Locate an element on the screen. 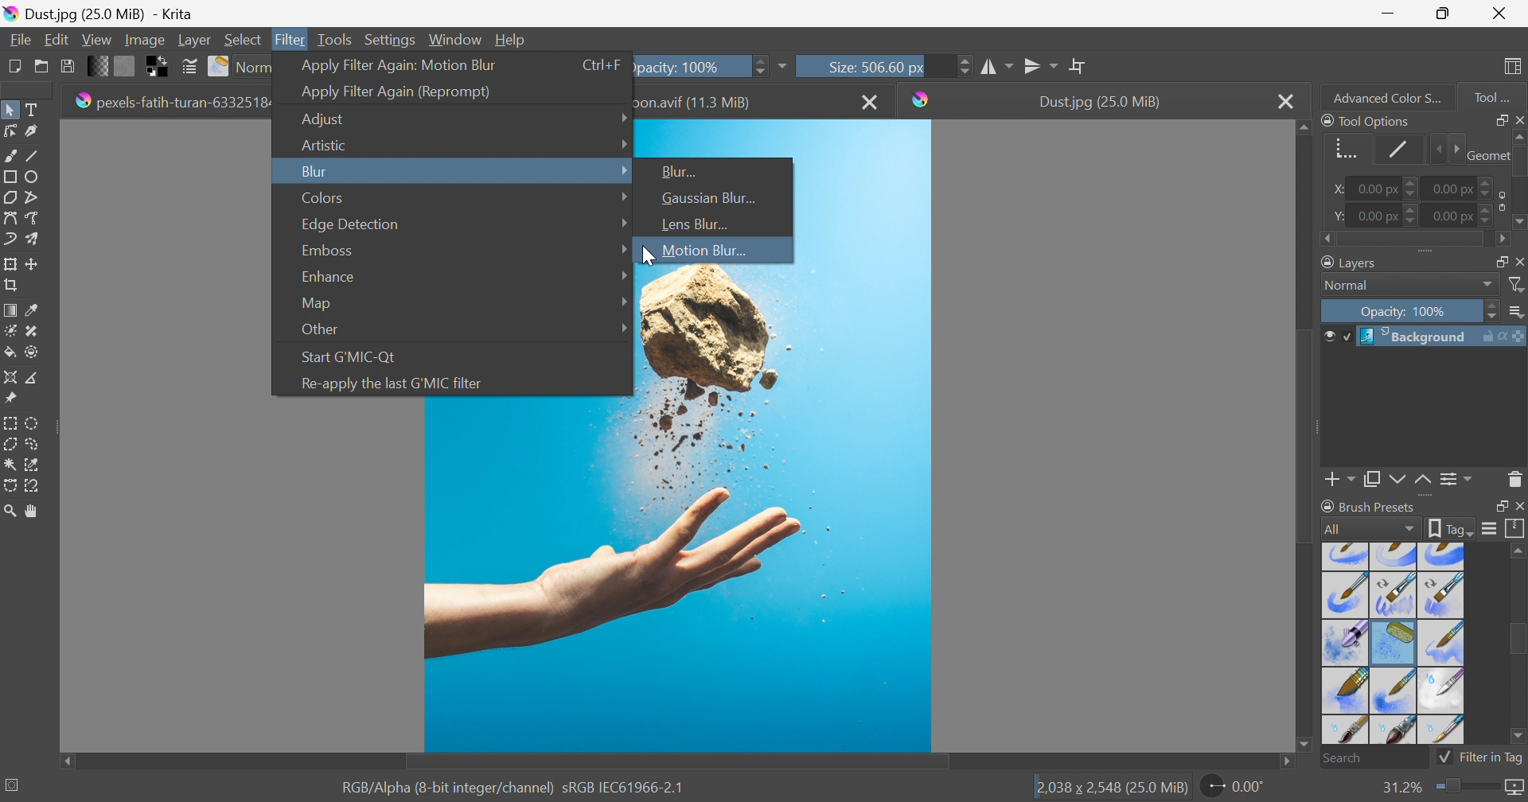  Slider is located at coordinates (1413, 215).